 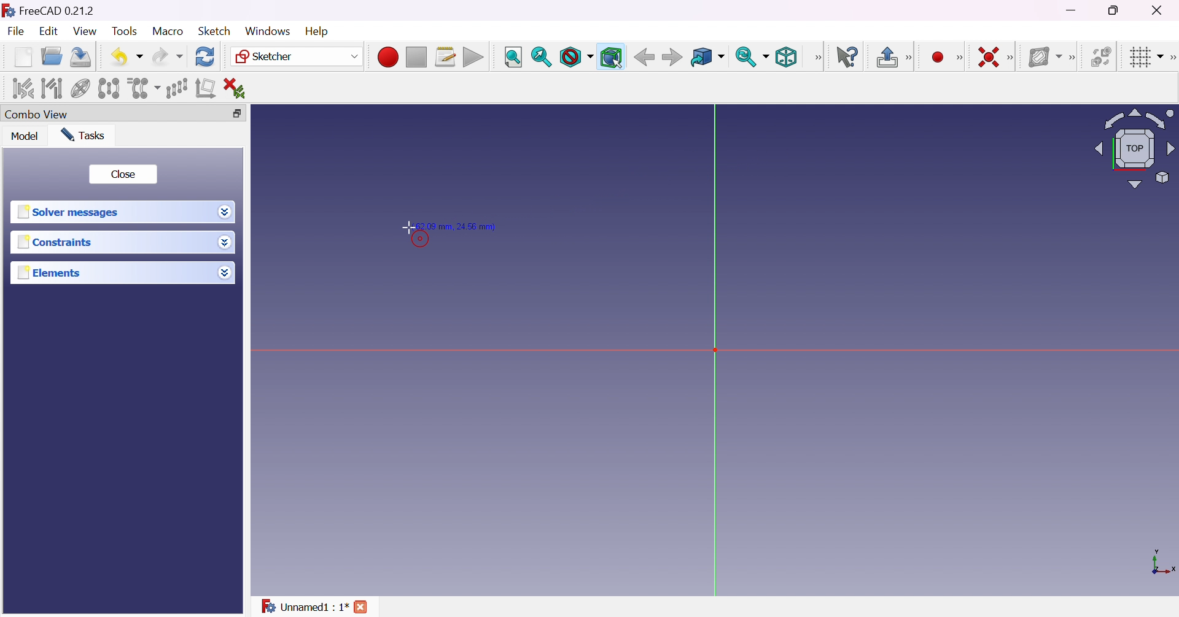 What do you see at coordinates (68, 212) in the screenshot?
I see `Solver messages` at bounding box center [68, 212].